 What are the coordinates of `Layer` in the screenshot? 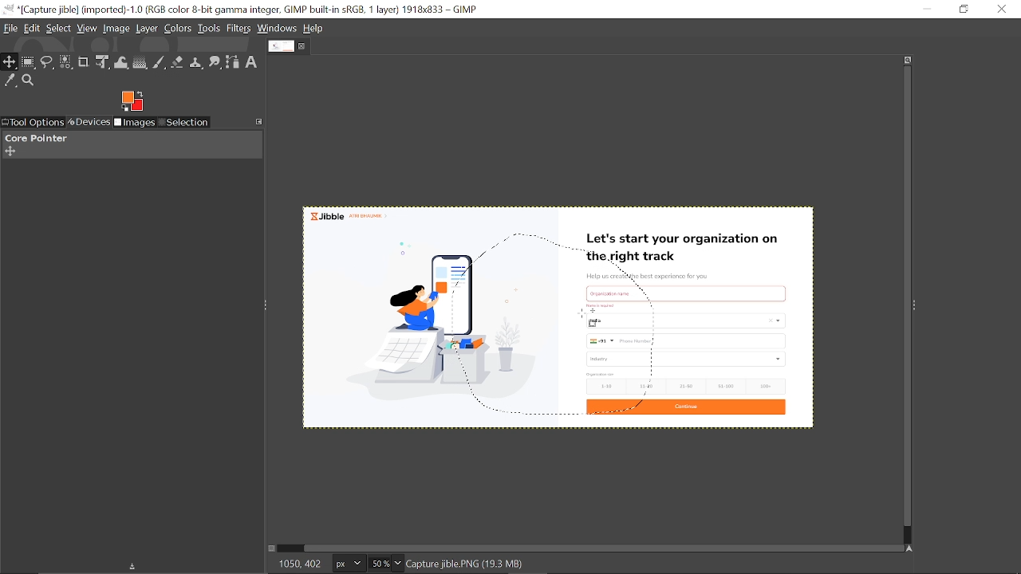 It's located at (147, 29).